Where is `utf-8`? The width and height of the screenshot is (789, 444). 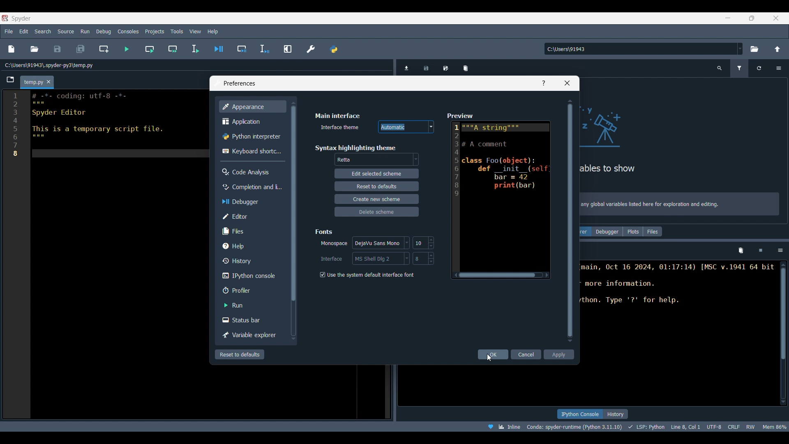
utf-8 is located at coordinates (715, 425).